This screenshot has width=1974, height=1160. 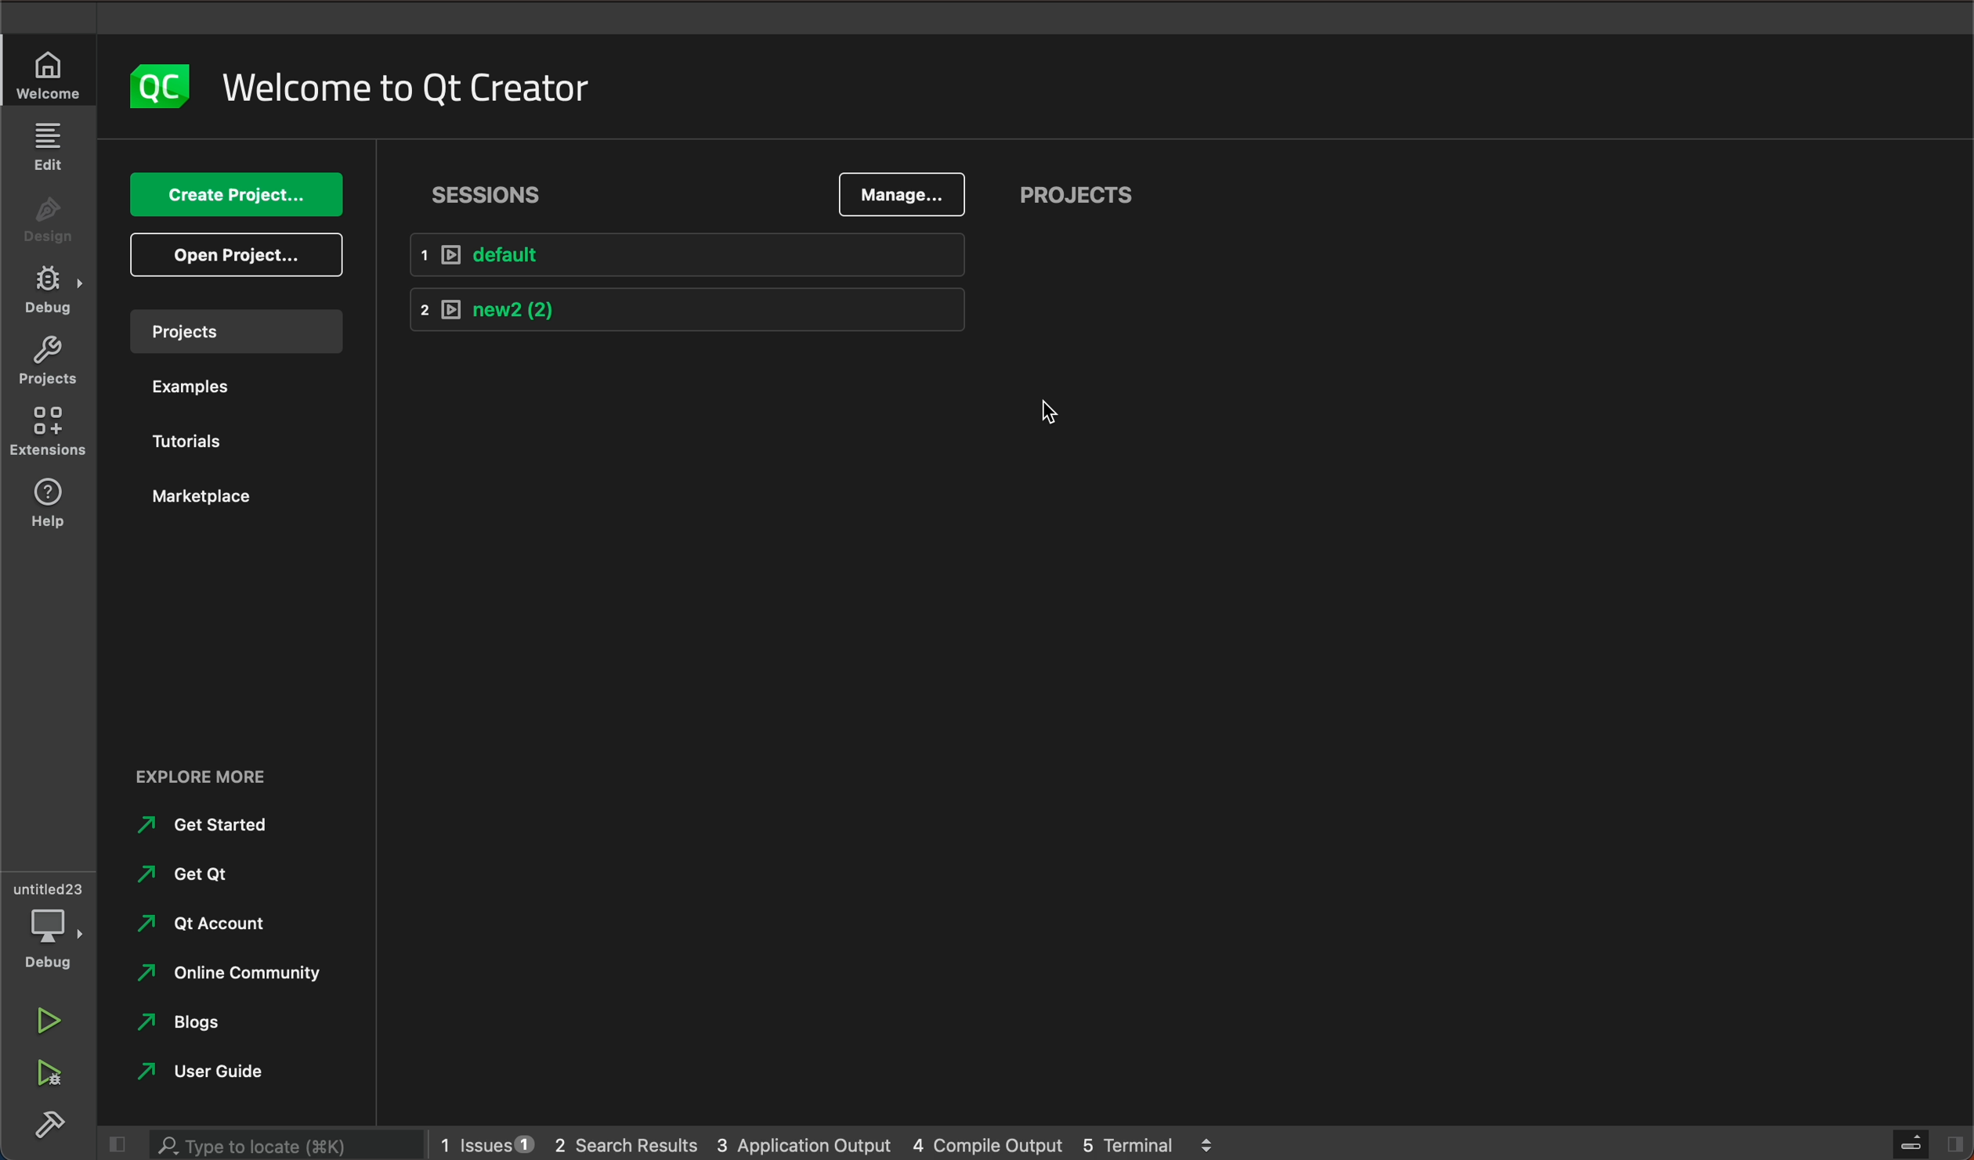 I want to click on manage, so click(x=903, y=192).